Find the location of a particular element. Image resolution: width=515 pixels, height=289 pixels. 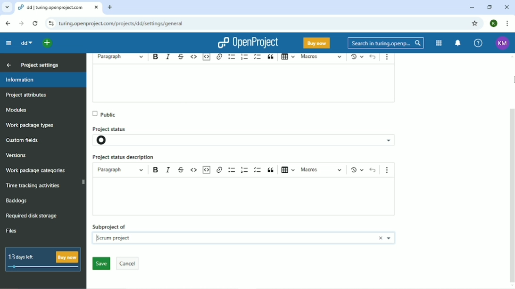

Files is located at coordinates (12, 231).